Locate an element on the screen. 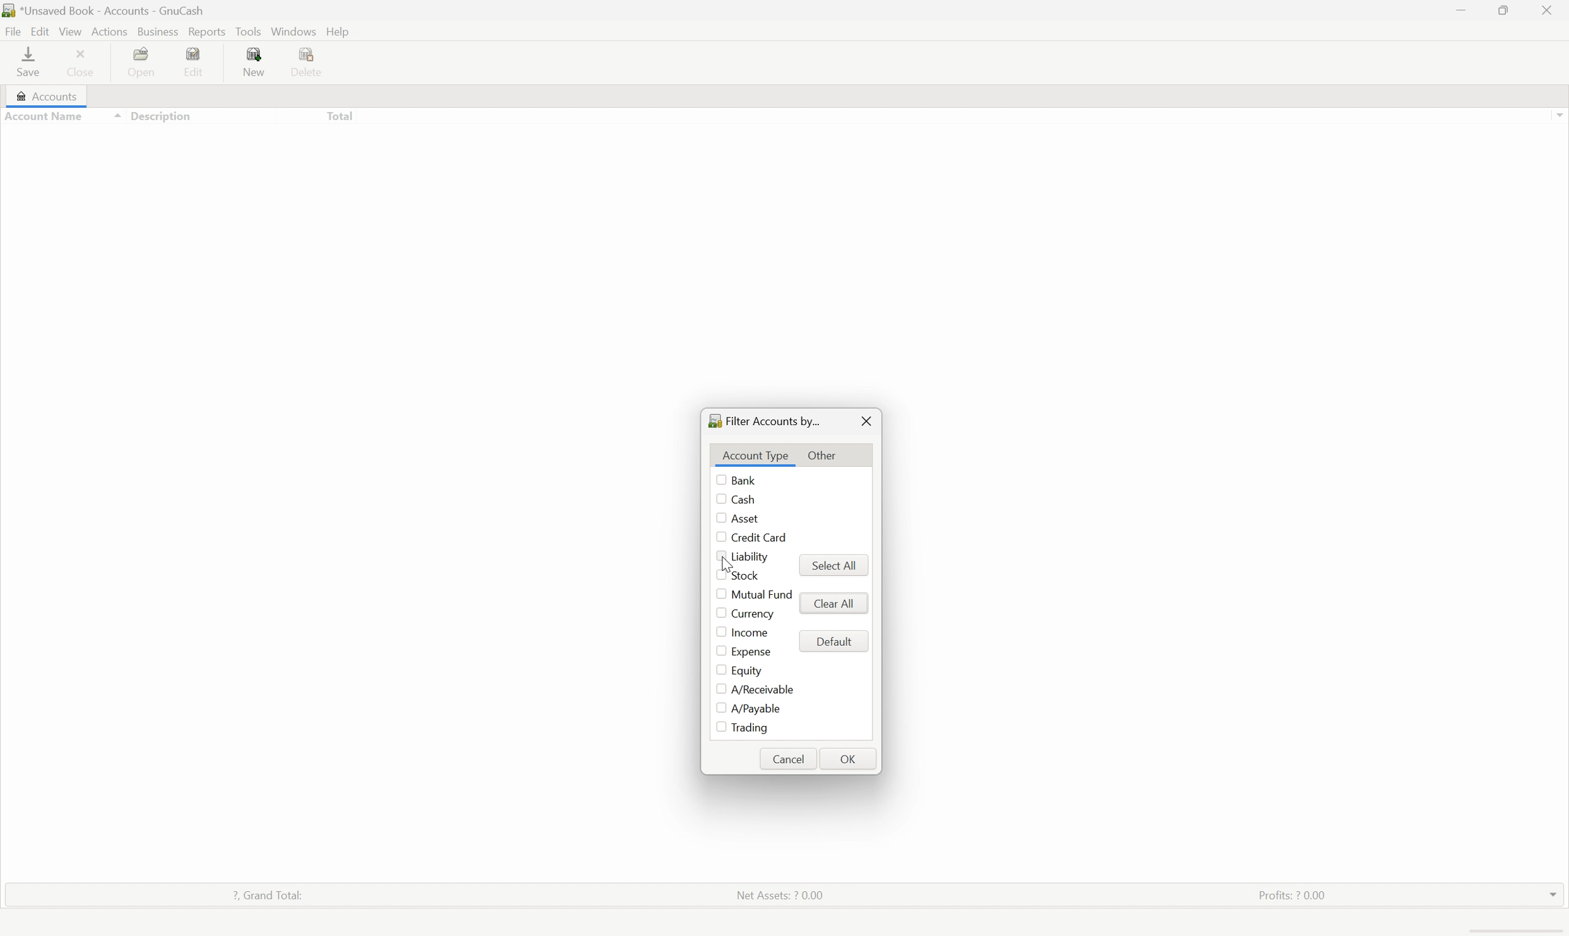 The image size is (1569, 936). Equity is located at coordinates (147, 152).